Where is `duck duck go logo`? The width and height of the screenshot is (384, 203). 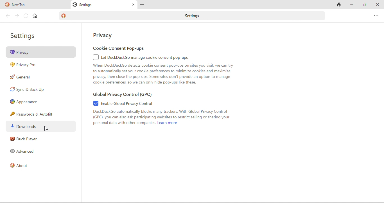 duck duck go logo is located at coordinates (67, 17).